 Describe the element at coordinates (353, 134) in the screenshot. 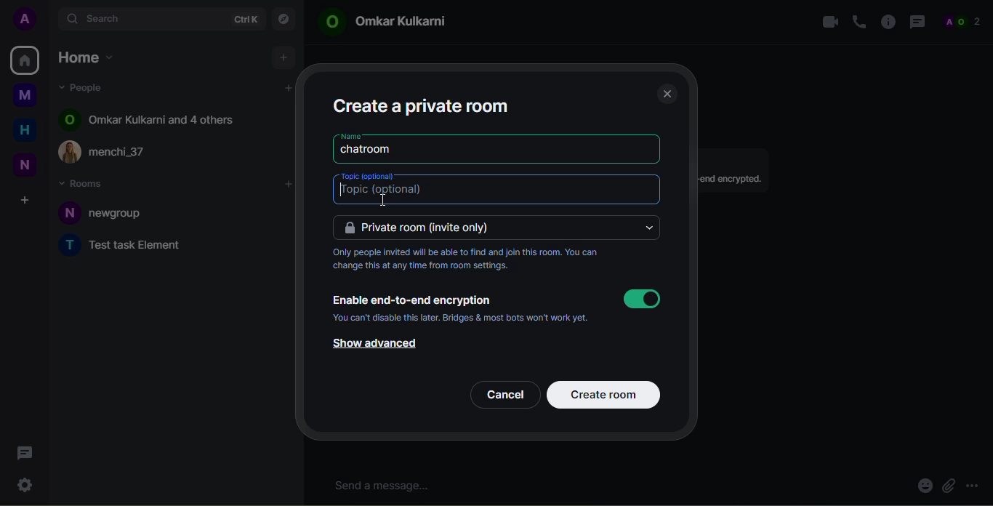

I see `name` at that location.